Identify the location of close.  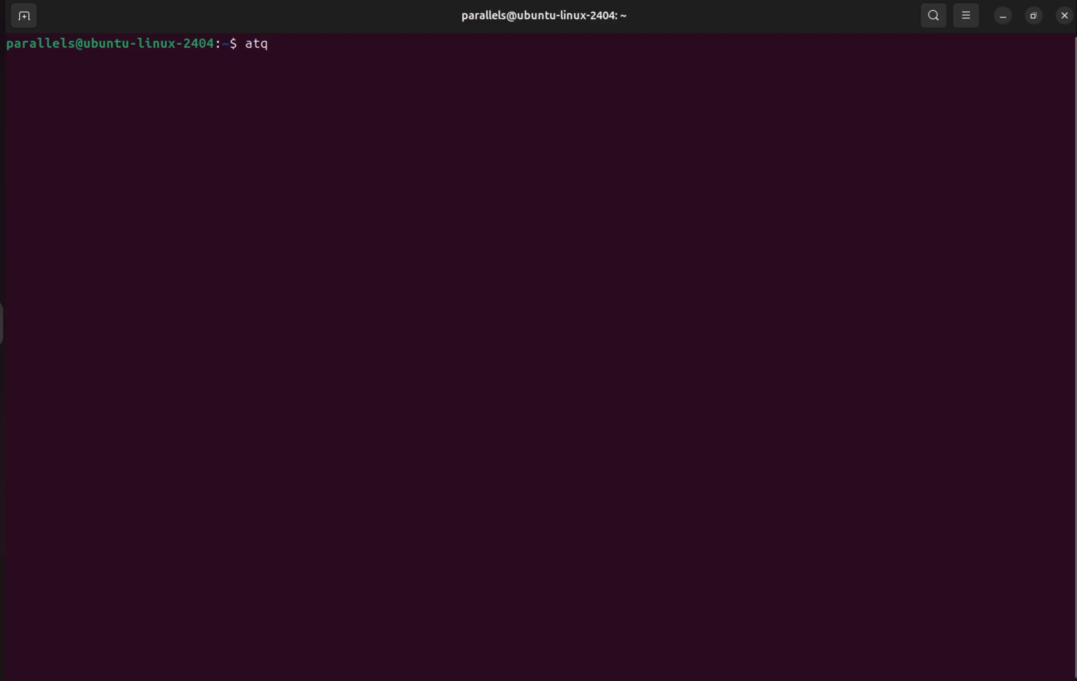
(1066, 16).